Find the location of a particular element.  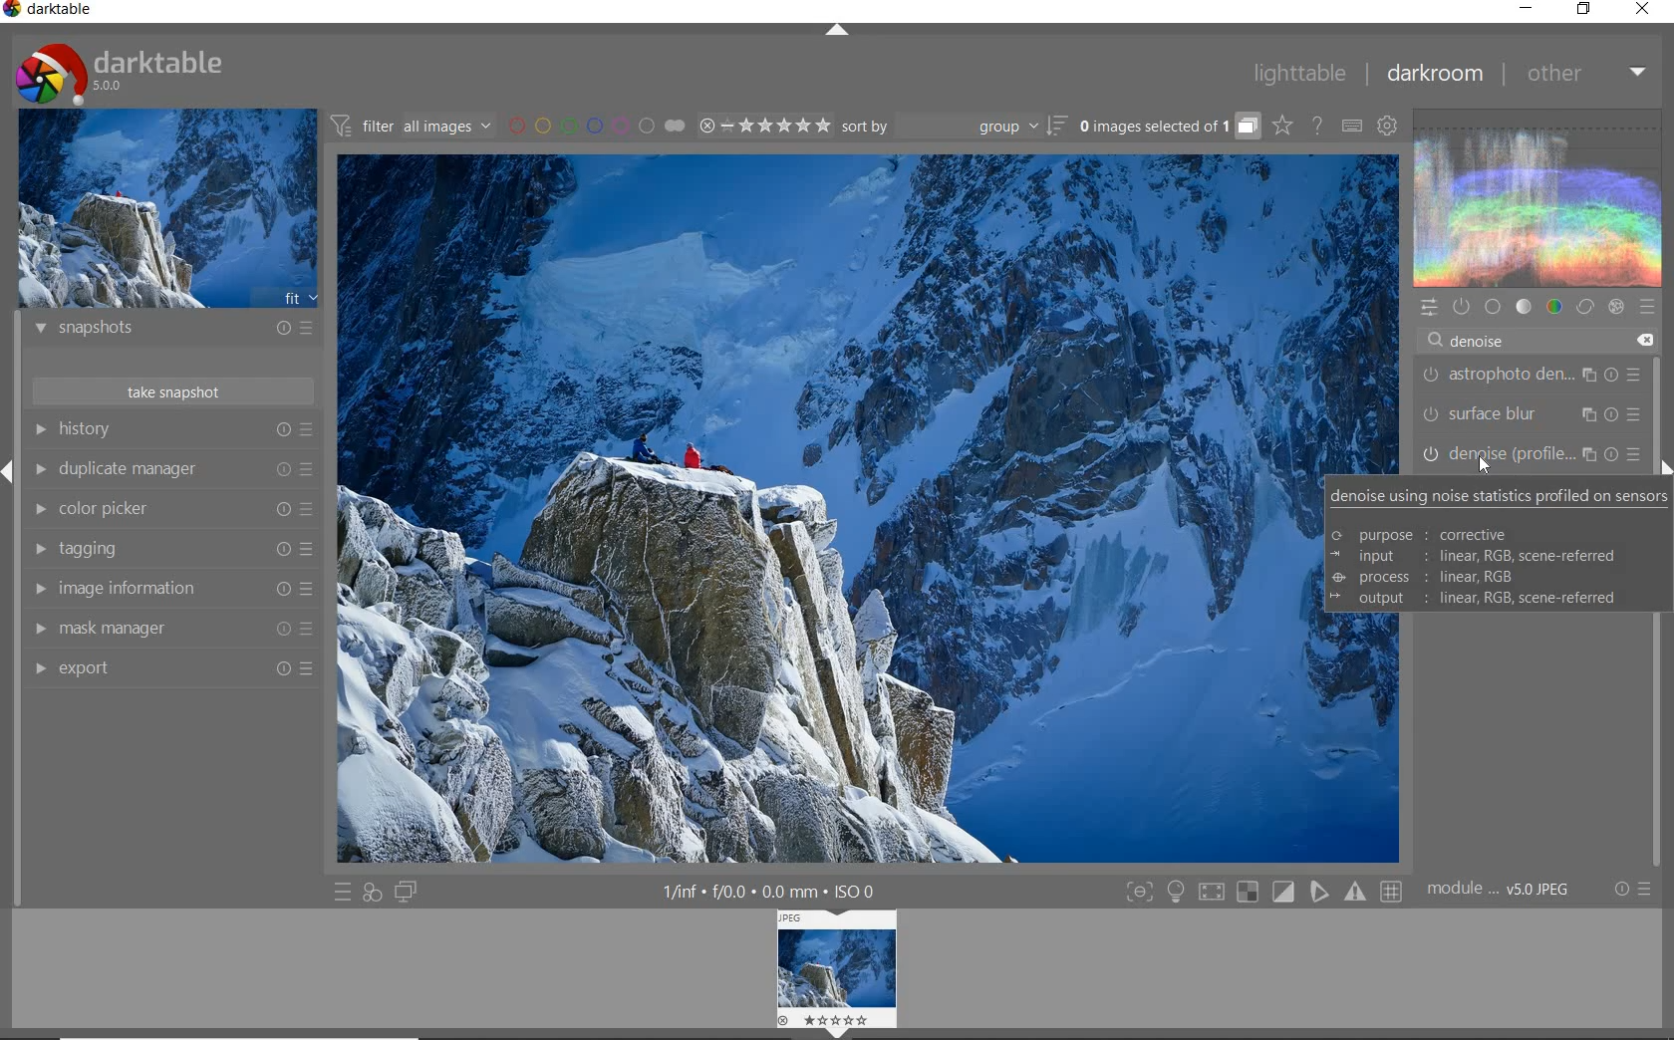

snapshots is located at coordinates (174, 331).